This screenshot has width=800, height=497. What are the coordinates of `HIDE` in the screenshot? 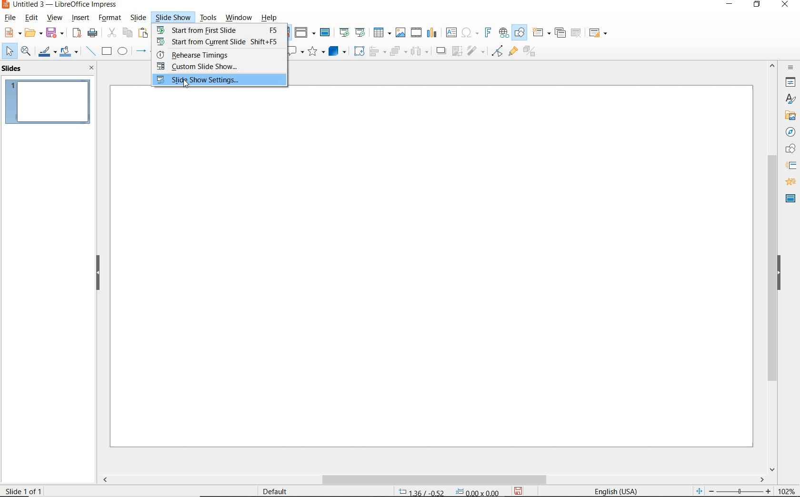 It's located at (98, 274).